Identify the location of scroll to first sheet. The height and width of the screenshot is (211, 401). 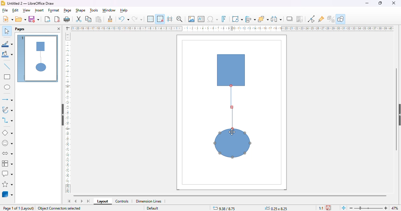
(69, 201).